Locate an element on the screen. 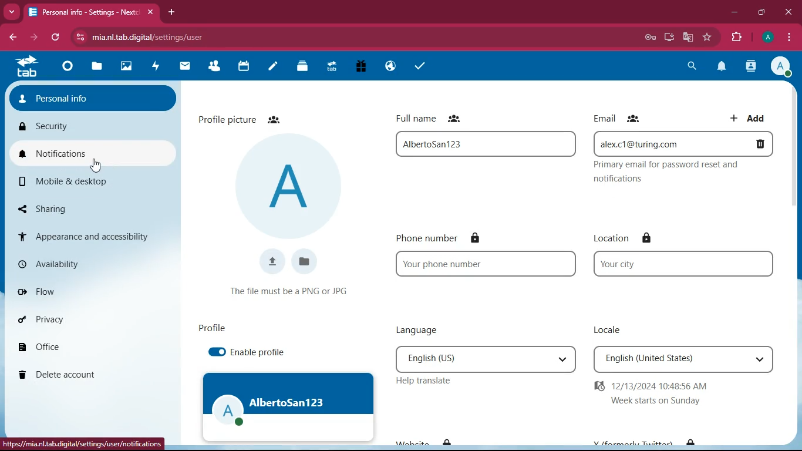 This screenshot has height=451, width=802. upload is located at coordinates (274, 261).